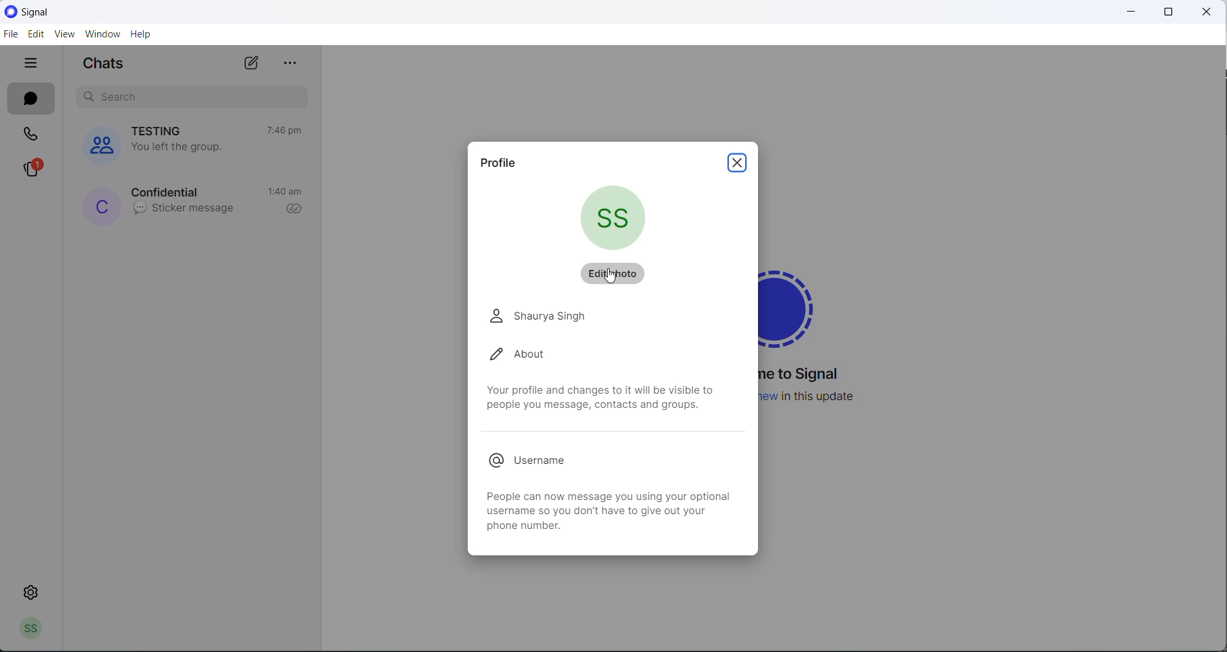 This screenshot has height=652, width=1227. What do you see at coordinates (1165, 12) in the screenshot?
I see `maximize` at bounding box center [1165, 12].